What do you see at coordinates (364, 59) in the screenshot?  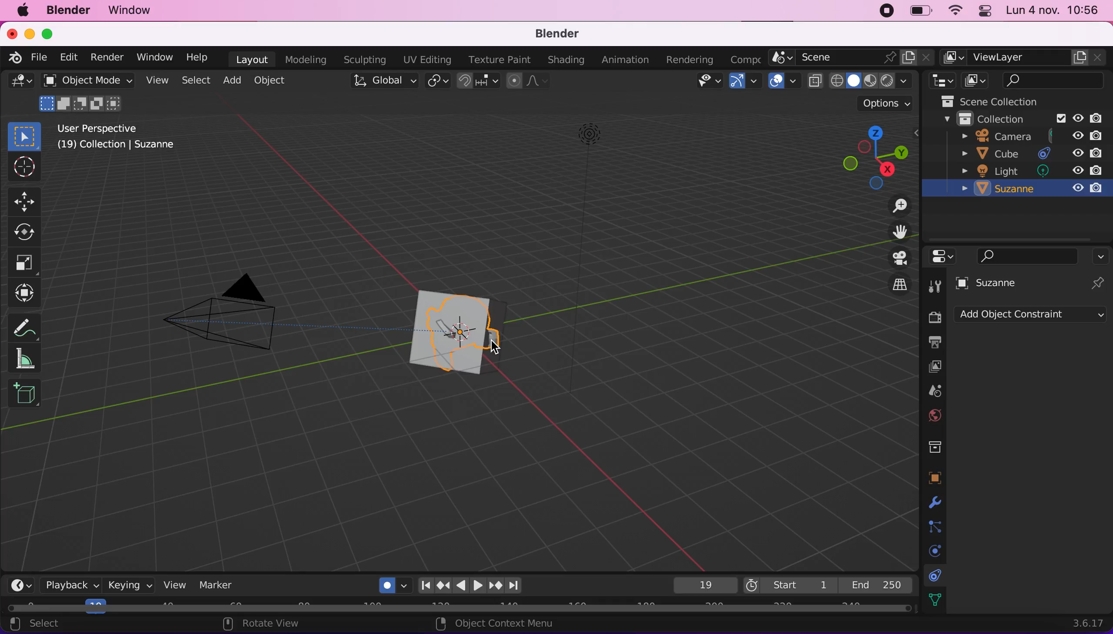 I see `sculpting` at bounding box center [364, 59].